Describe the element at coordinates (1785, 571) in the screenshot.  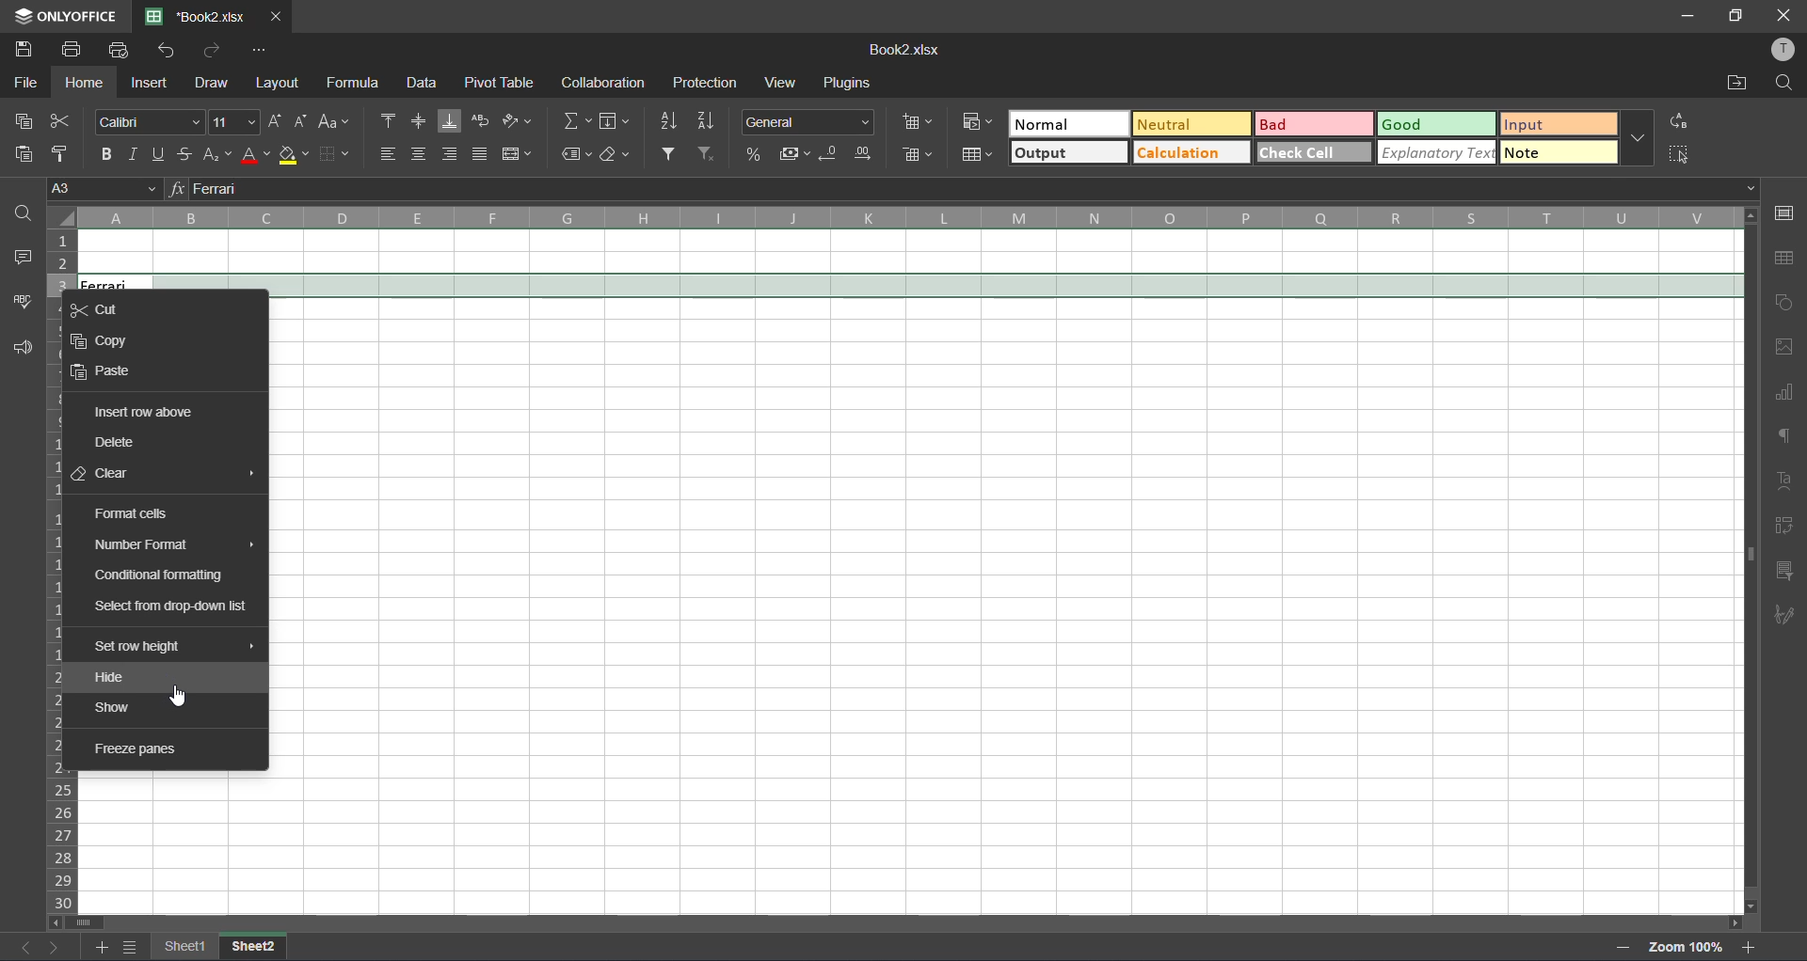
I see `slicer` at that location.